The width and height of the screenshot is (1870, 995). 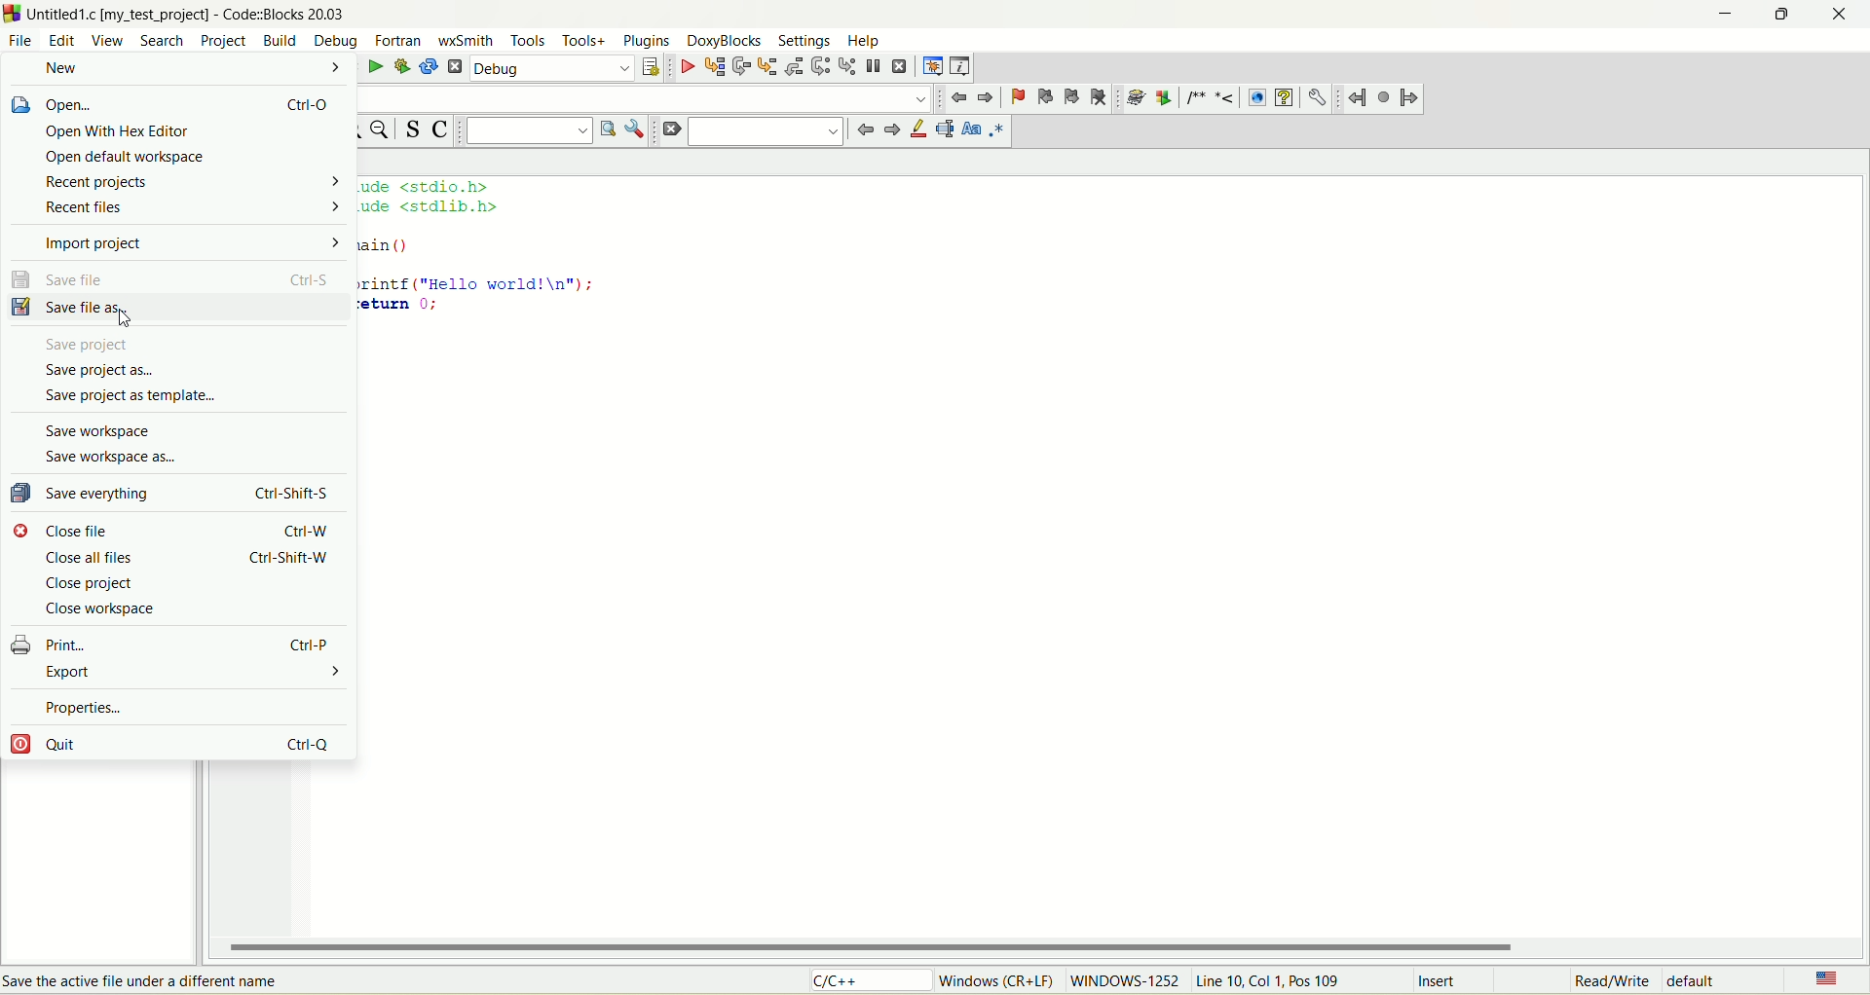 What do you see at coordinates (804, 40) in the screenshot?
I see `settings` at bounding box center [804, 40].